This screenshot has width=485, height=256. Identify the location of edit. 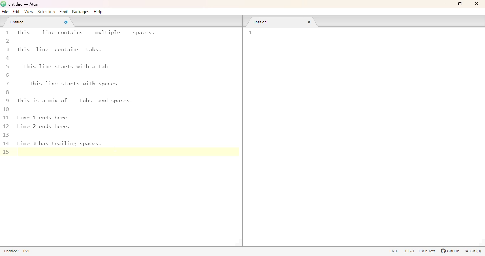
(16, 12).